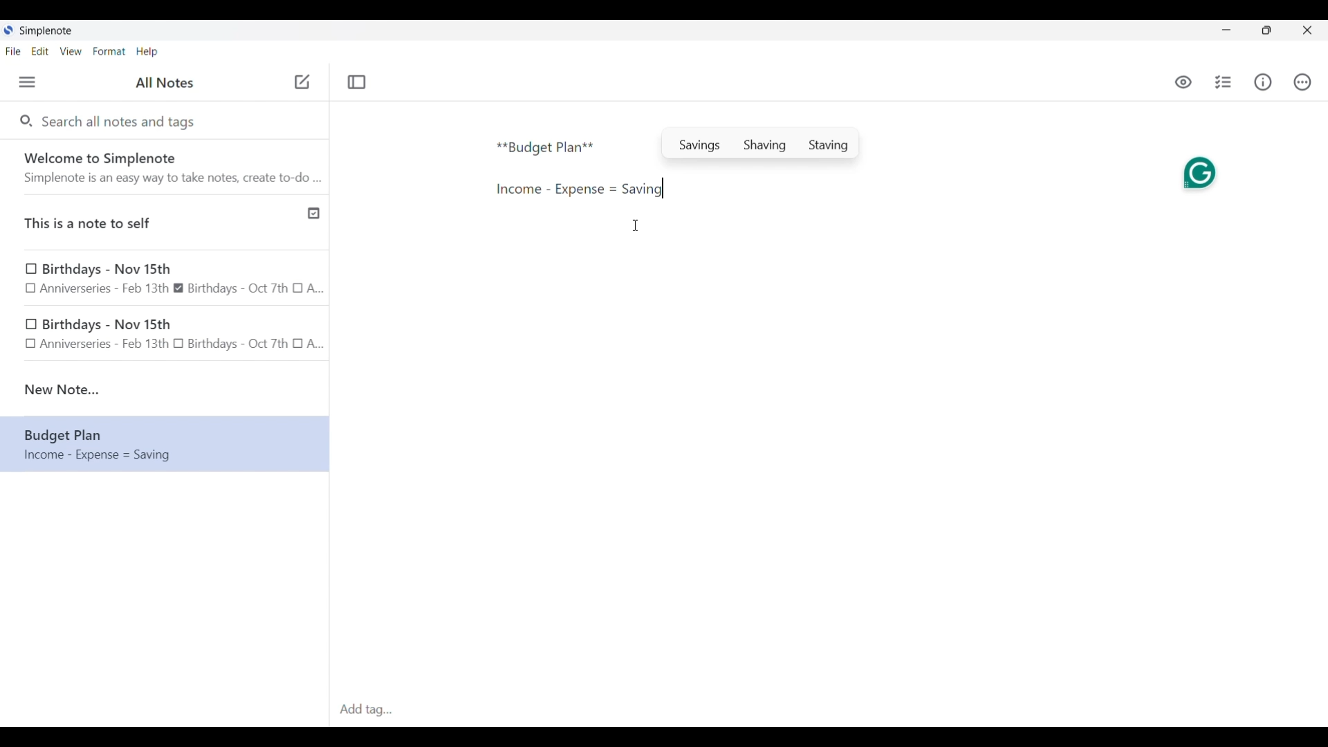 This screenshot has height=747, width=1328. Describe the element at coordinates (1266, 30) in the screenshot. I see `Show interface in a smaller tab` at that location.